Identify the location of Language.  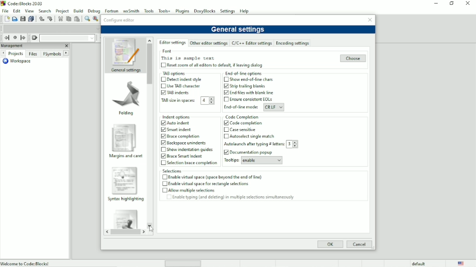
(462, 263).